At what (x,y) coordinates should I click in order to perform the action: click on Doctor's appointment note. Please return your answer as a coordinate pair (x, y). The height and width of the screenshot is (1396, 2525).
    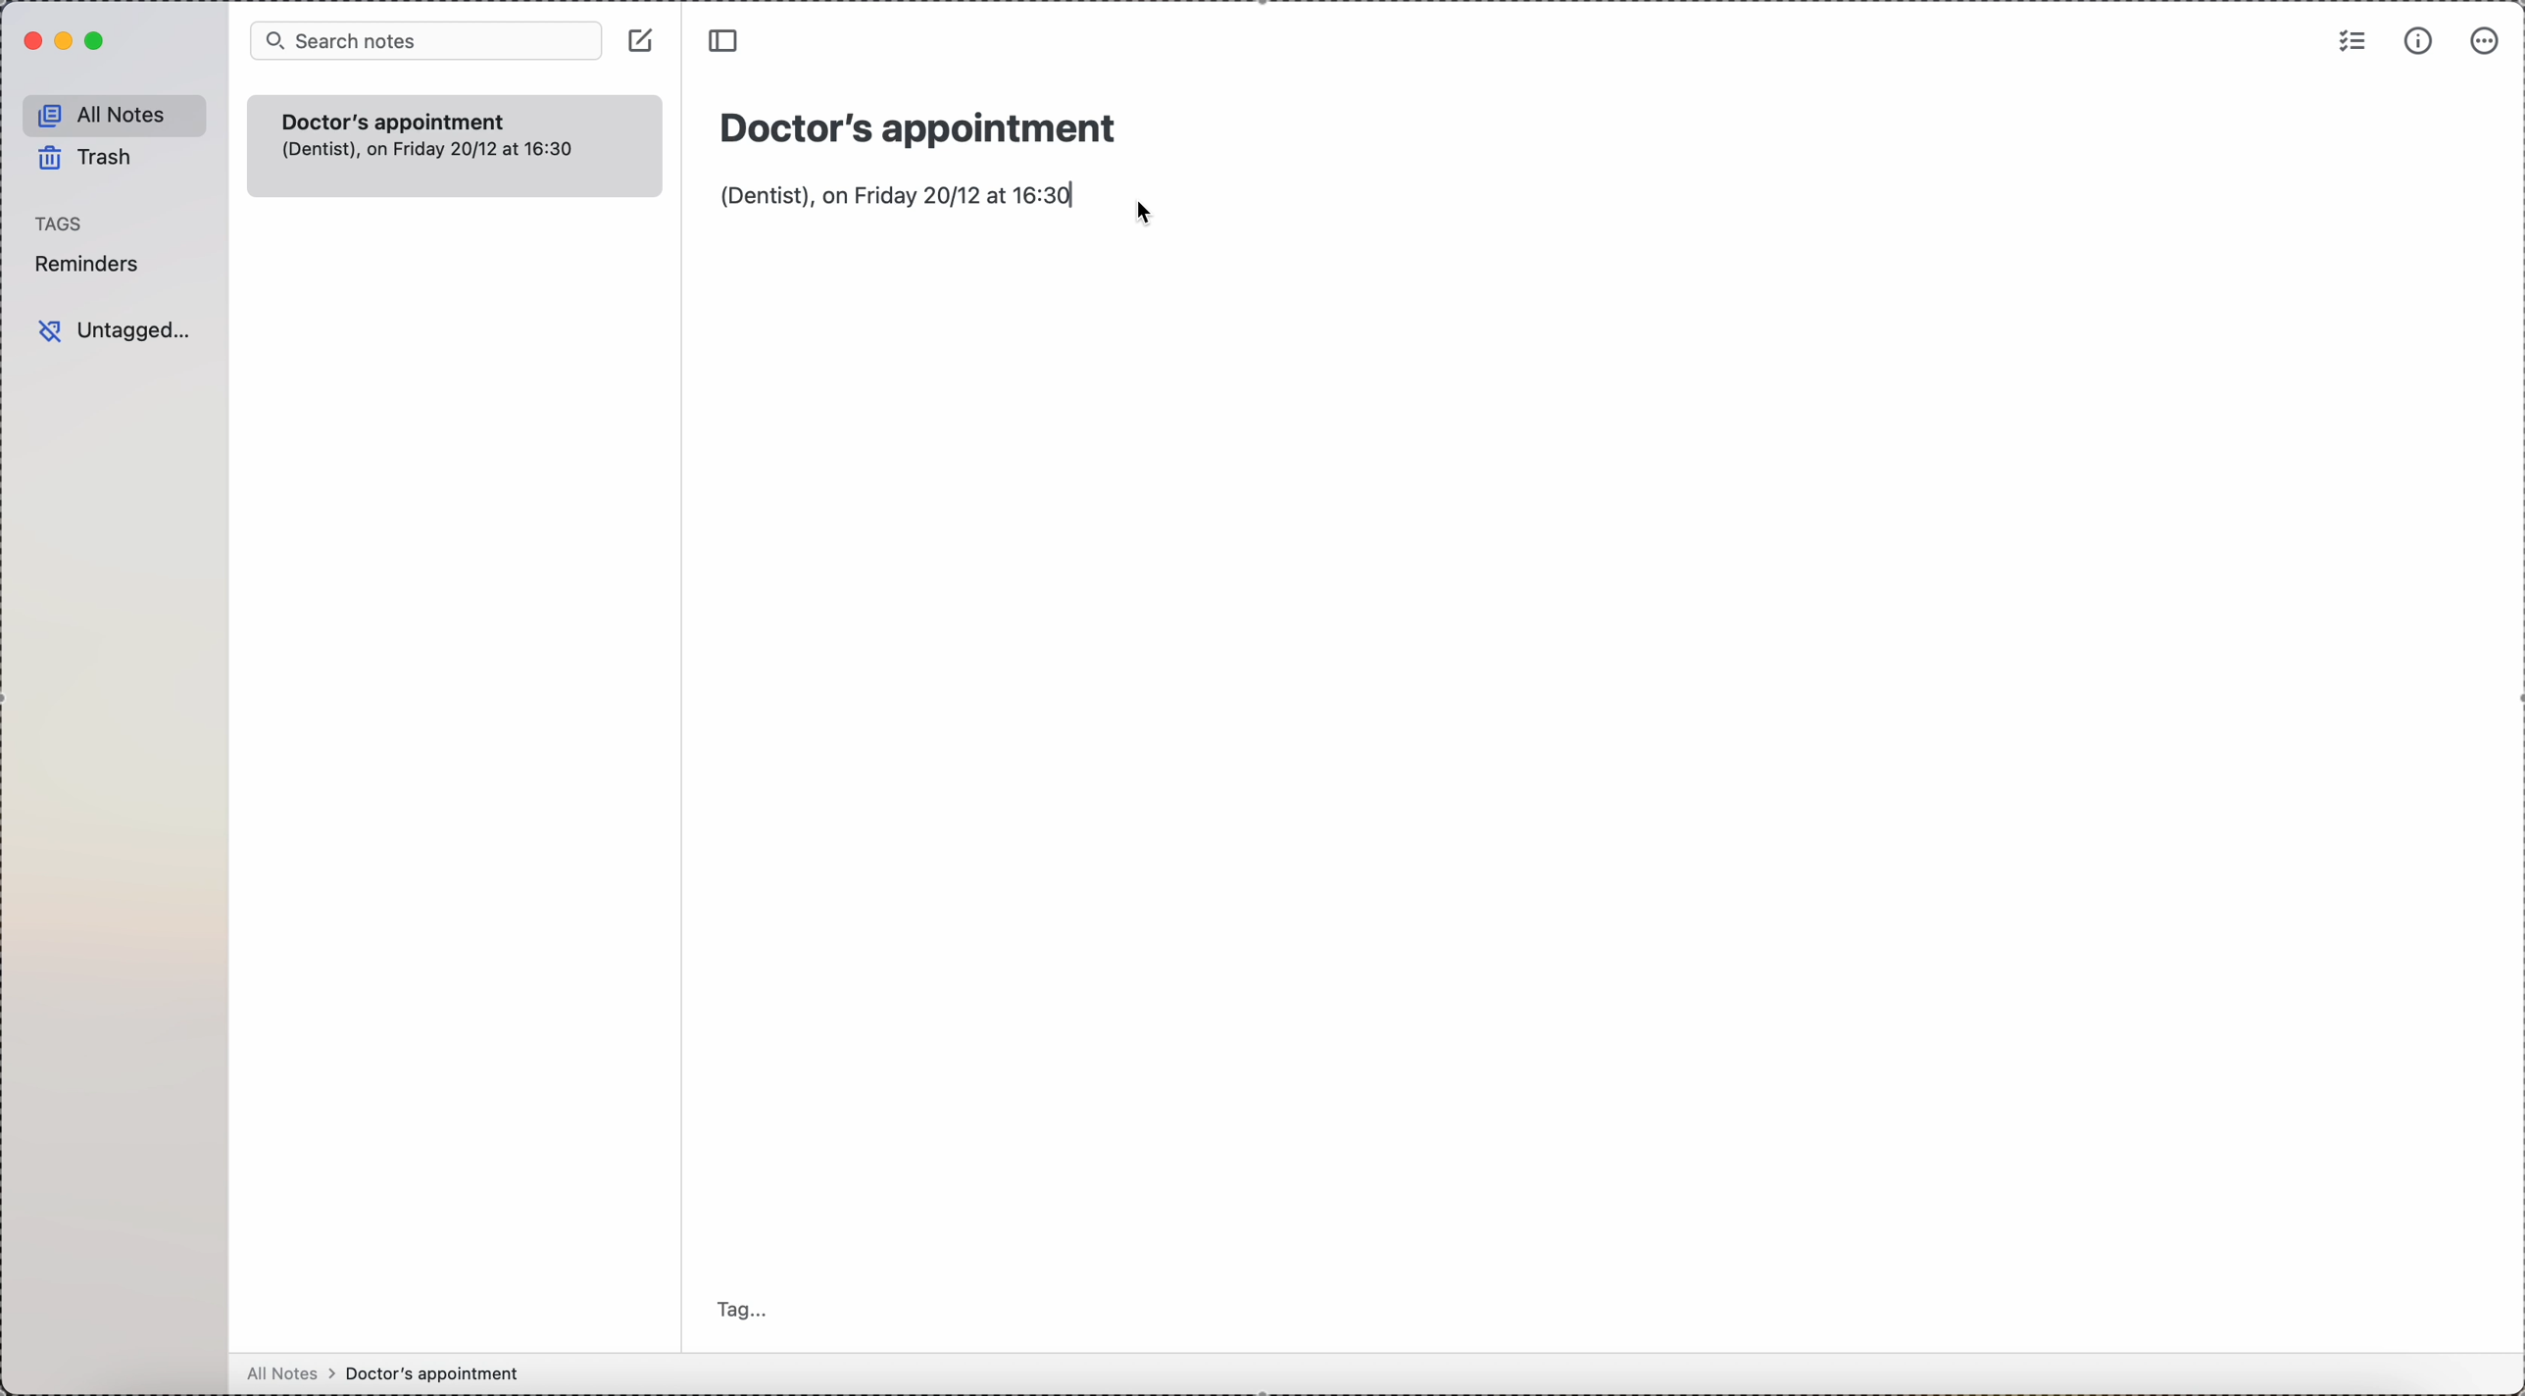
    Looking at the image, I should click on (453, 145).